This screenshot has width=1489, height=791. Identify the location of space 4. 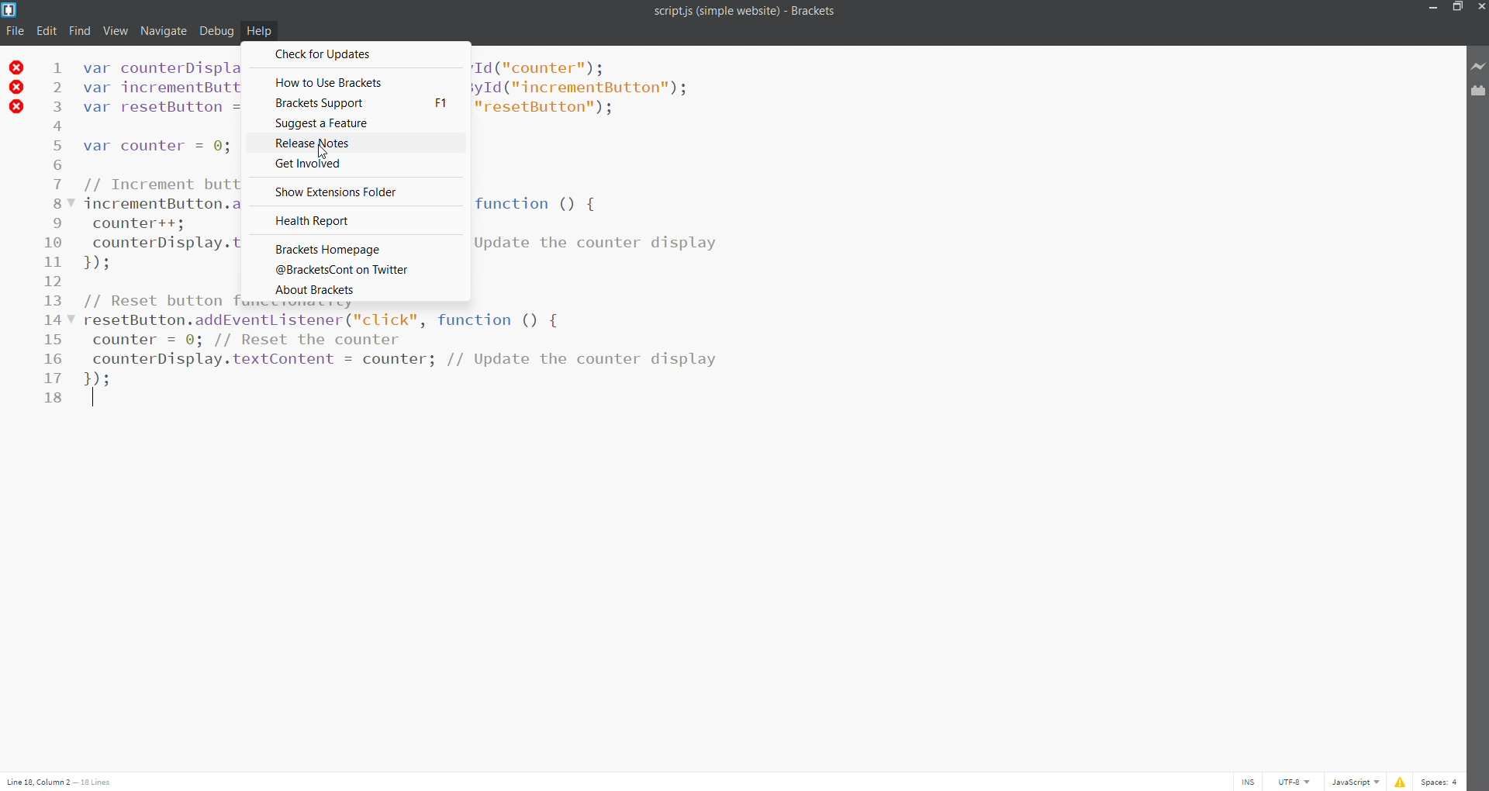
(1443, 780).